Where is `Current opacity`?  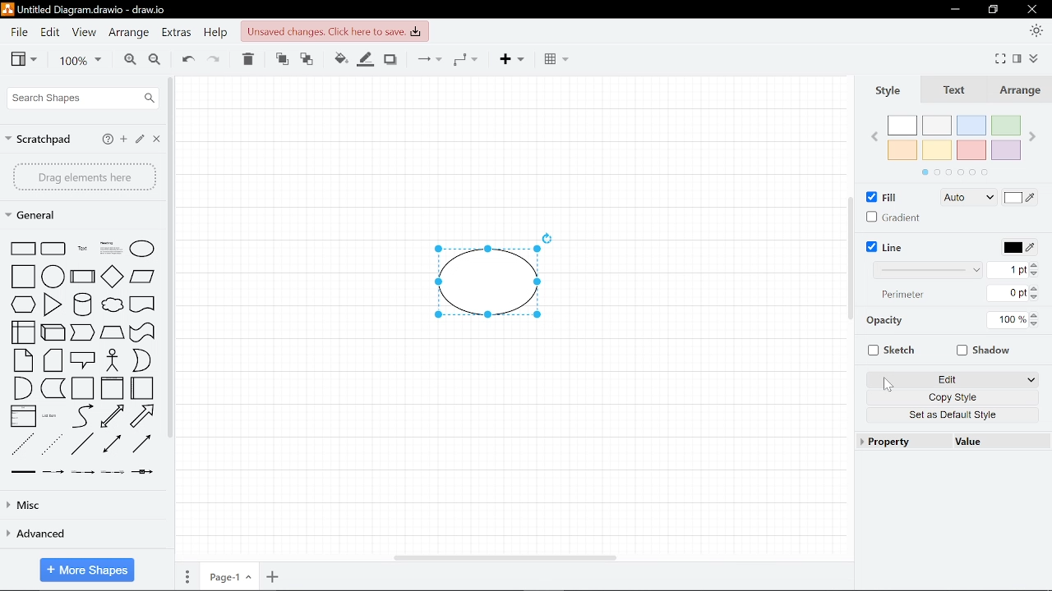 Current opacity is located at coordinates (1007, 321).